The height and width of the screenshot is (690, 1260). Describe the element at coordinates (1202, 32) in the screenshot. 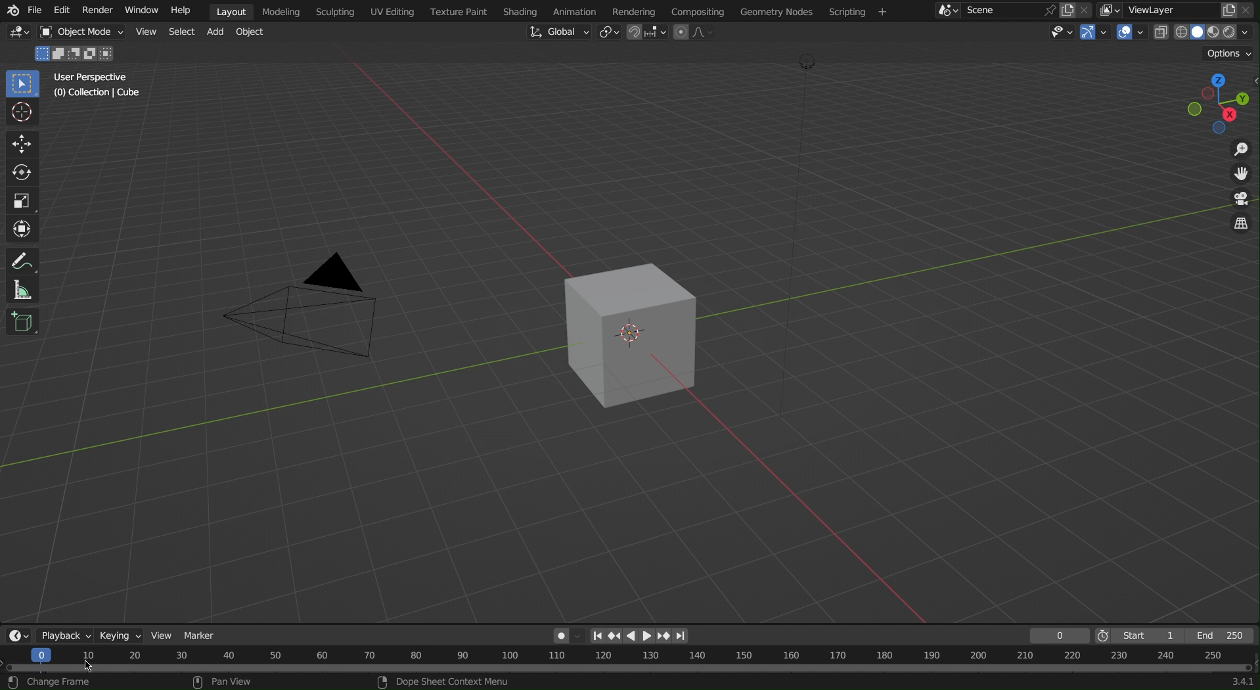

I see `Viewport Shading` at that location.